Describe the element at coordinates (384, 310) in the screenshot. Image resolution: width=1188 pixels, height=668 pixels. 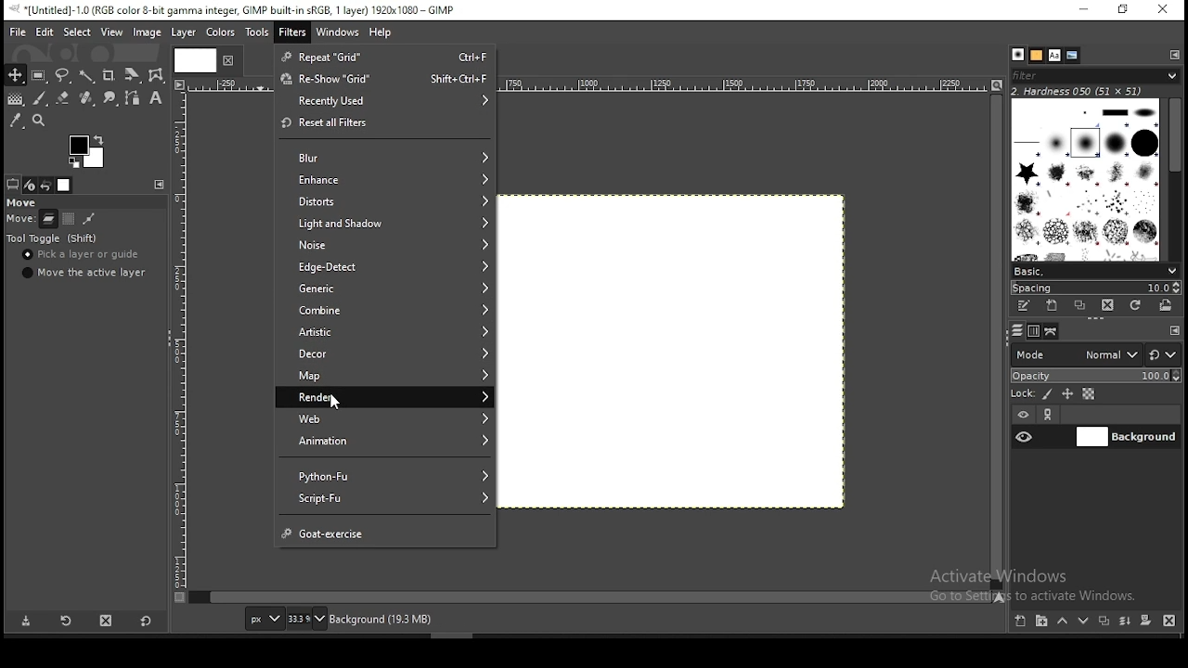
I see `combine` at that location.